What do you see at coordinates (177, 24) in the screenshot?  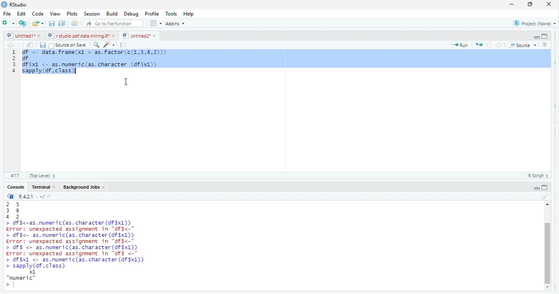 I see ` Addins` at bounding box center [177, 24].